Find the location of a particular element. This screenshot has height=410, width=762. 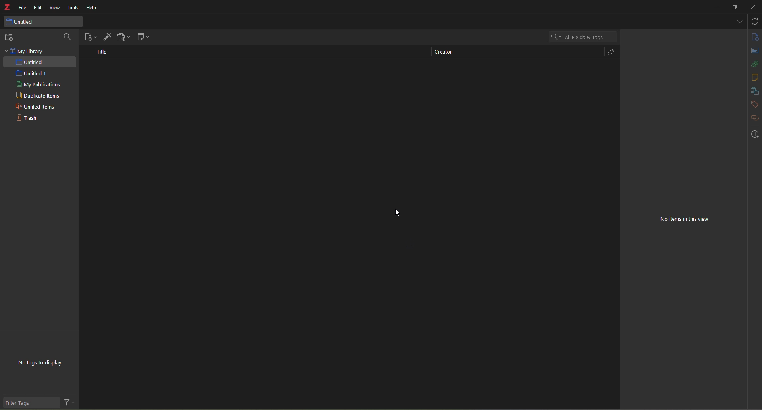

add is located at coordinates (729, 171).